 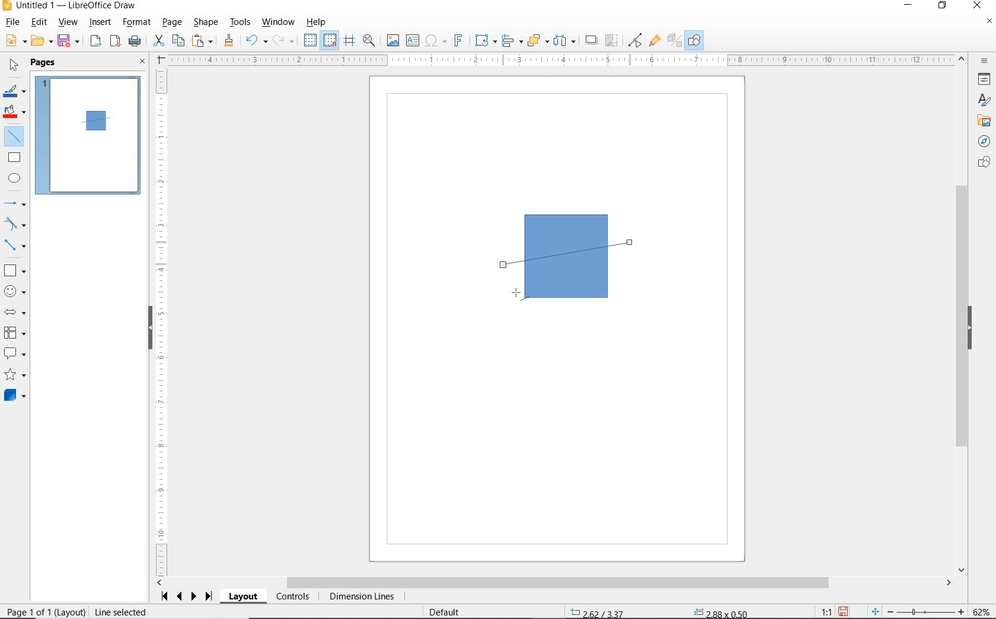 What do you see at coordinates (963, 314) in the screenshot?
I see `SCROLLBAR` at bounding box center [963, 314].